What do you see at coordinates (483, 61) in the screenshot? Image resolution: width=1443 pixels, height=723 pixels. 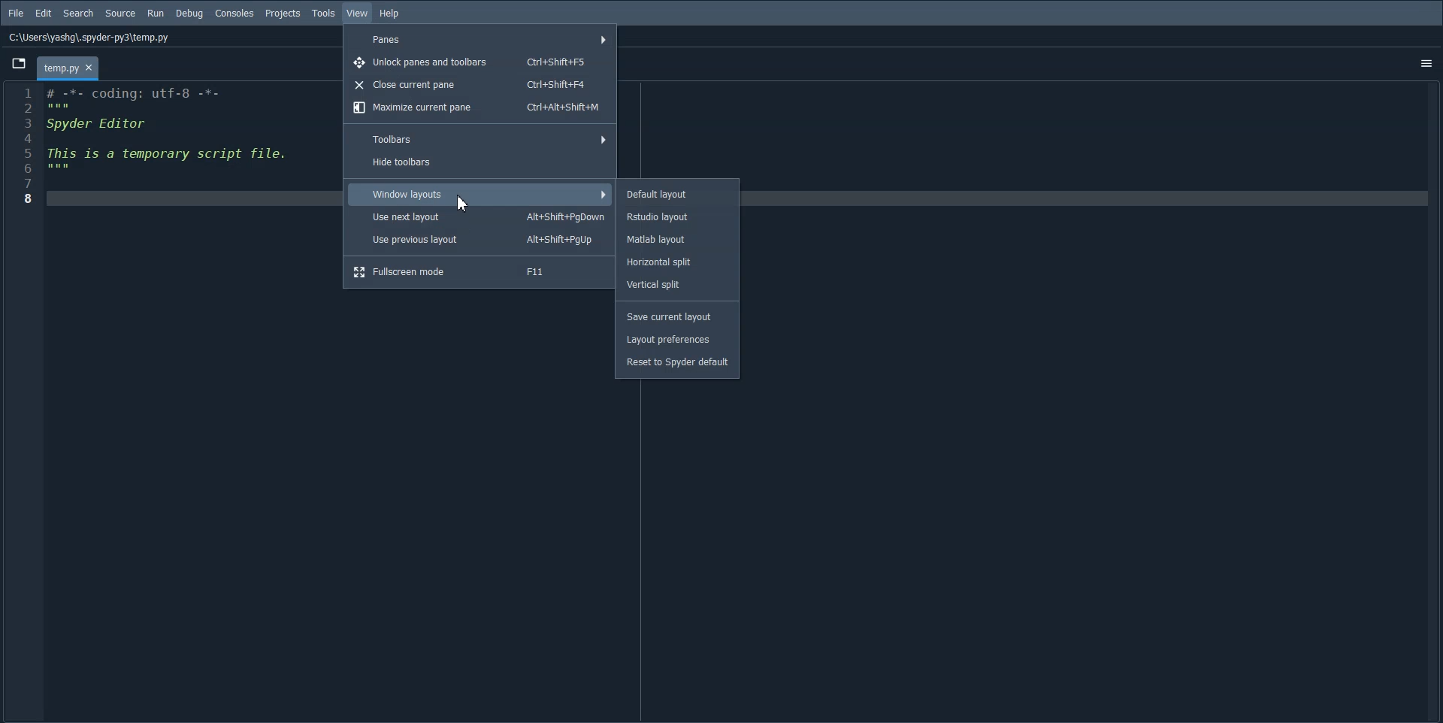 I see `Unlock panes and toolbars` at bounding box center [483, 61].